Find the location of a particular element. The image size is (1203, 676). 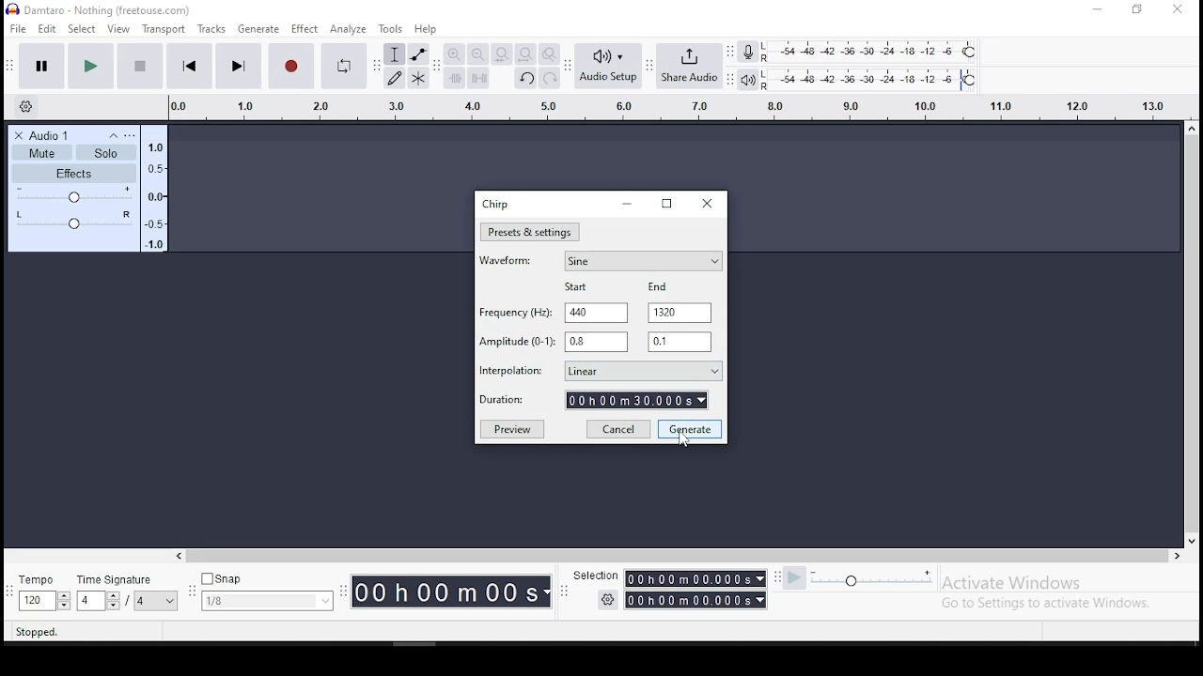

undo is located at coordinates (524, 77).